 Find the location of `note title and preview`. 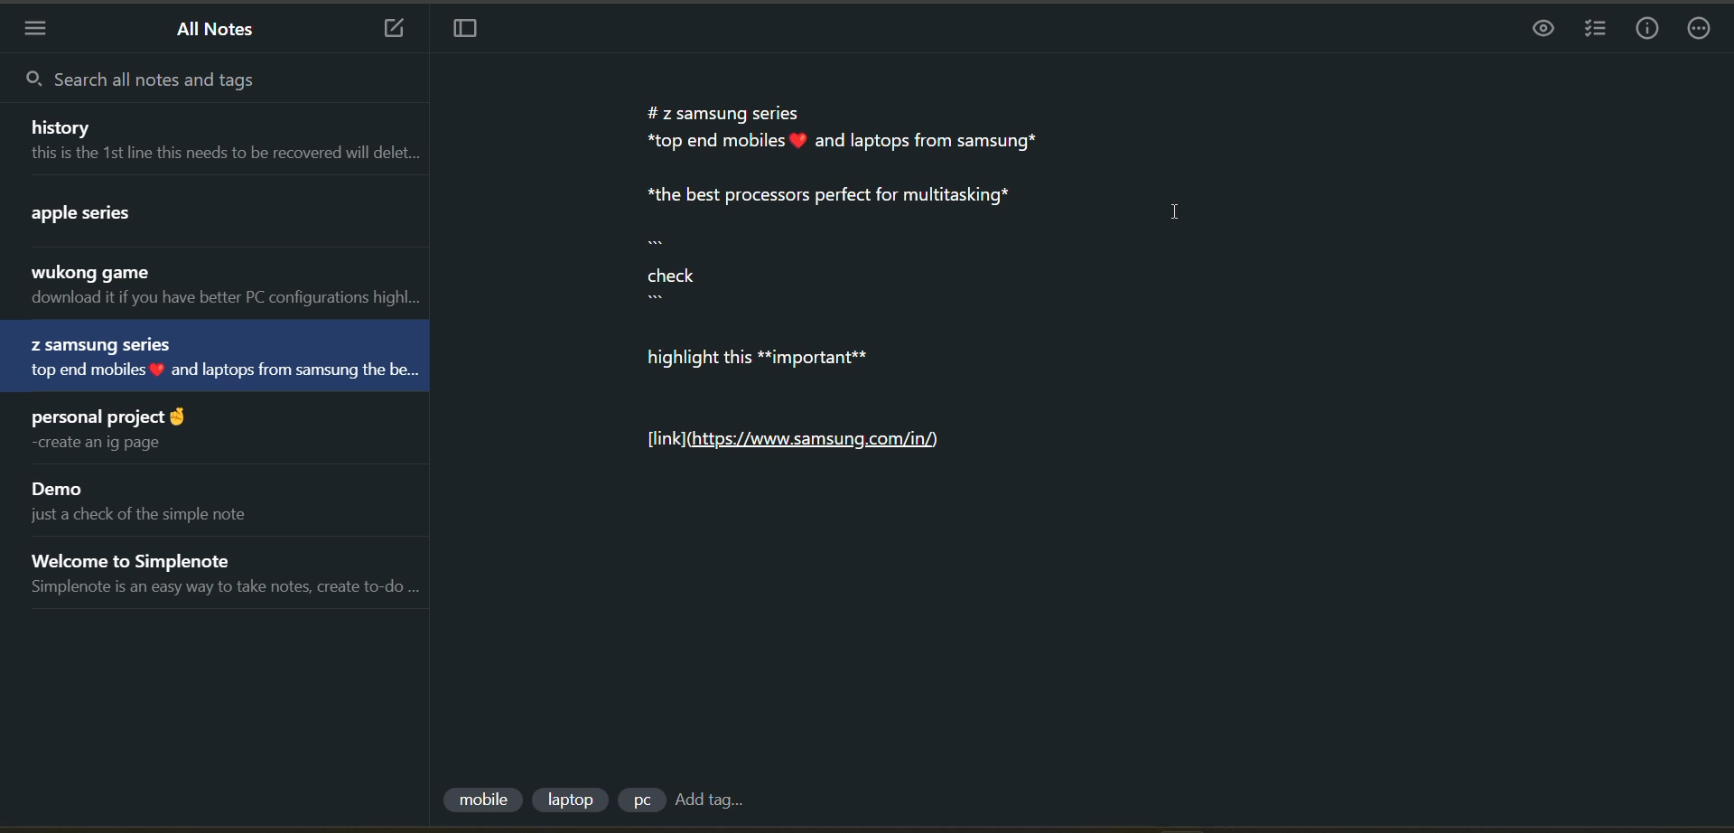

note title and preview is located at coordinates (227, 286).